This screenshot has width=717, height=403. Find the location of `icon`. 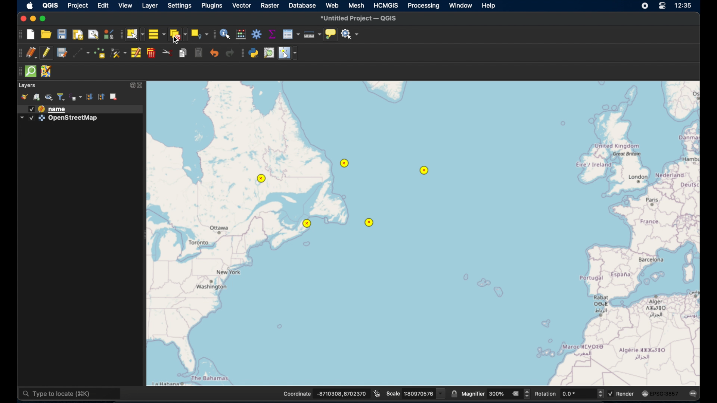

icon is located at coordinates (41, 118).